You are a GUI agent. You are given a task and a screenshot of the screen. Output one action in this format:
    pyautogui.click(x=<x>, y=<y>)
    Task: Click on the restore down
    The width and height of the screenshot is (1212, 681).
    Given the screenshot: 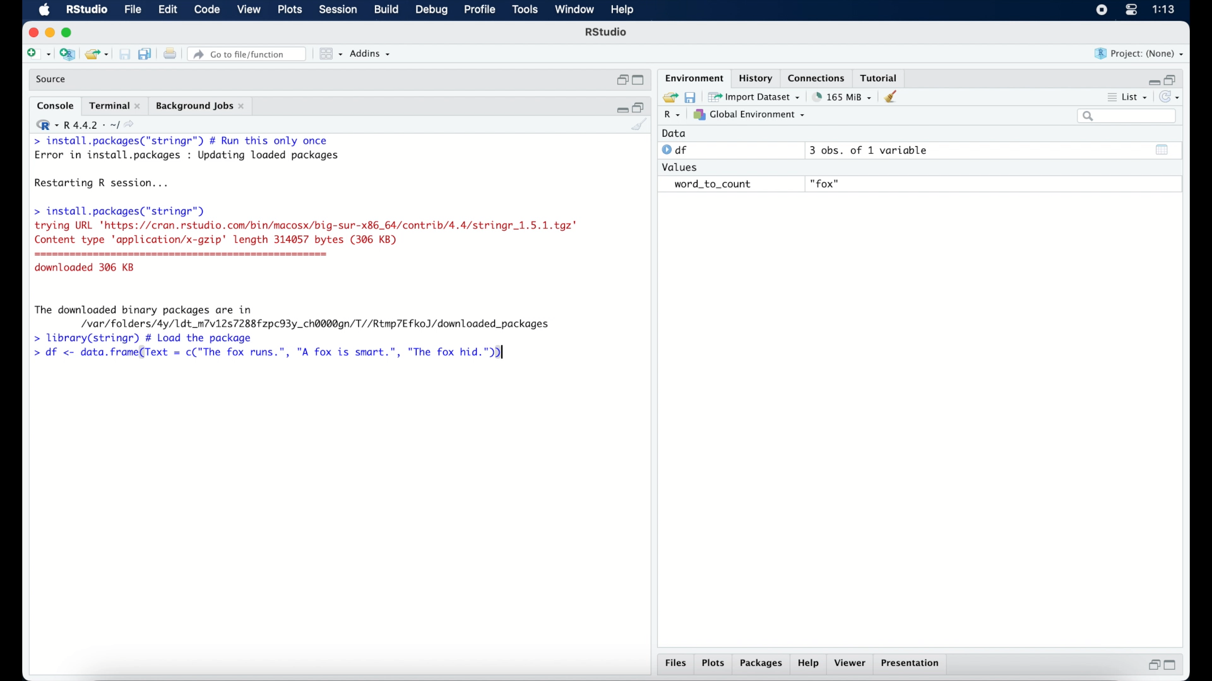 What is the action you would take?
    pyautogui.click(x=1152, y=665)
    